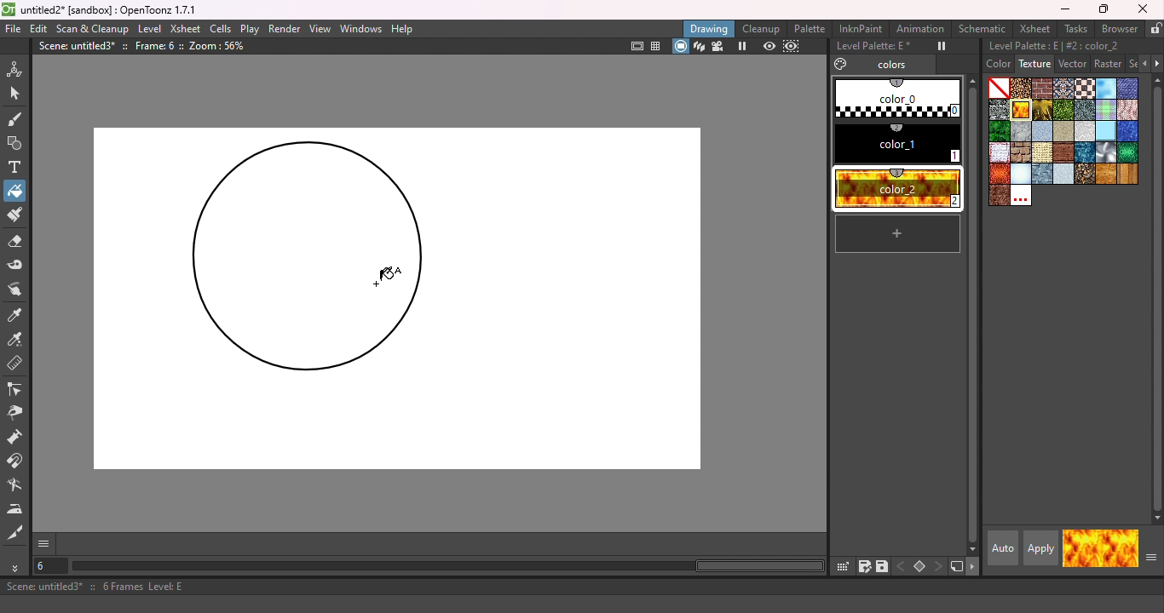 The image size is (1164, 613). What do you see at coordinates (17, 486) in the screenshot?
I see `Blender tool` at bounding box center [17, 486].